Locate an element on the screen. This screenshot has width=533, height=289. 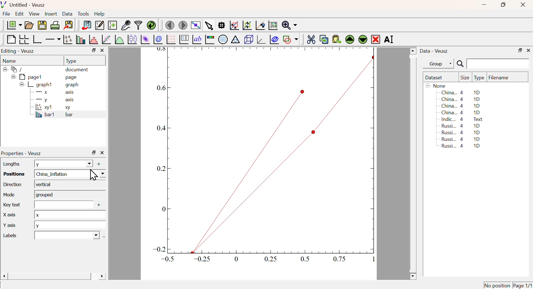
Print Document is located at coordinates (55, 25).